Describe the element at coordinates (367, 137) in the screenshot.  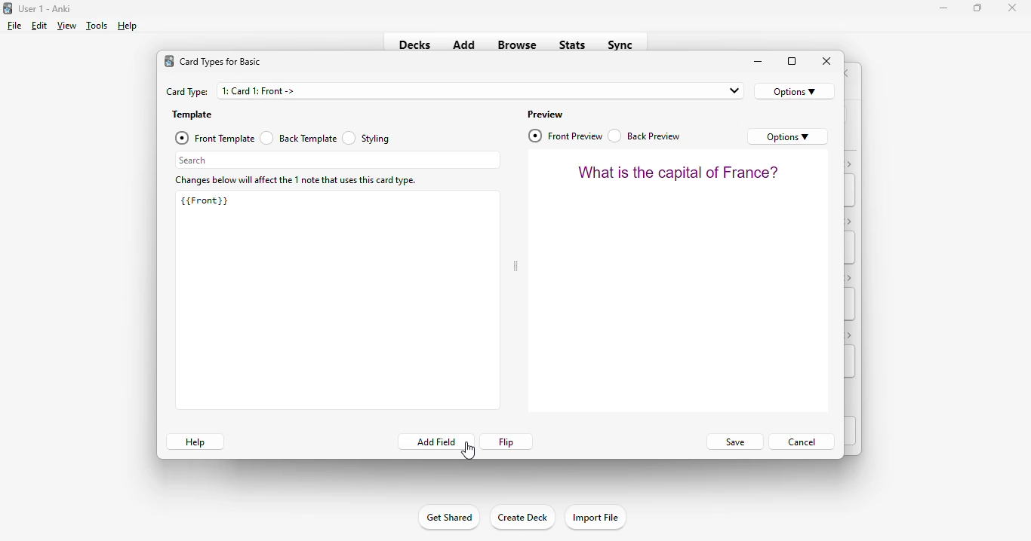
I see `styling` at that location.